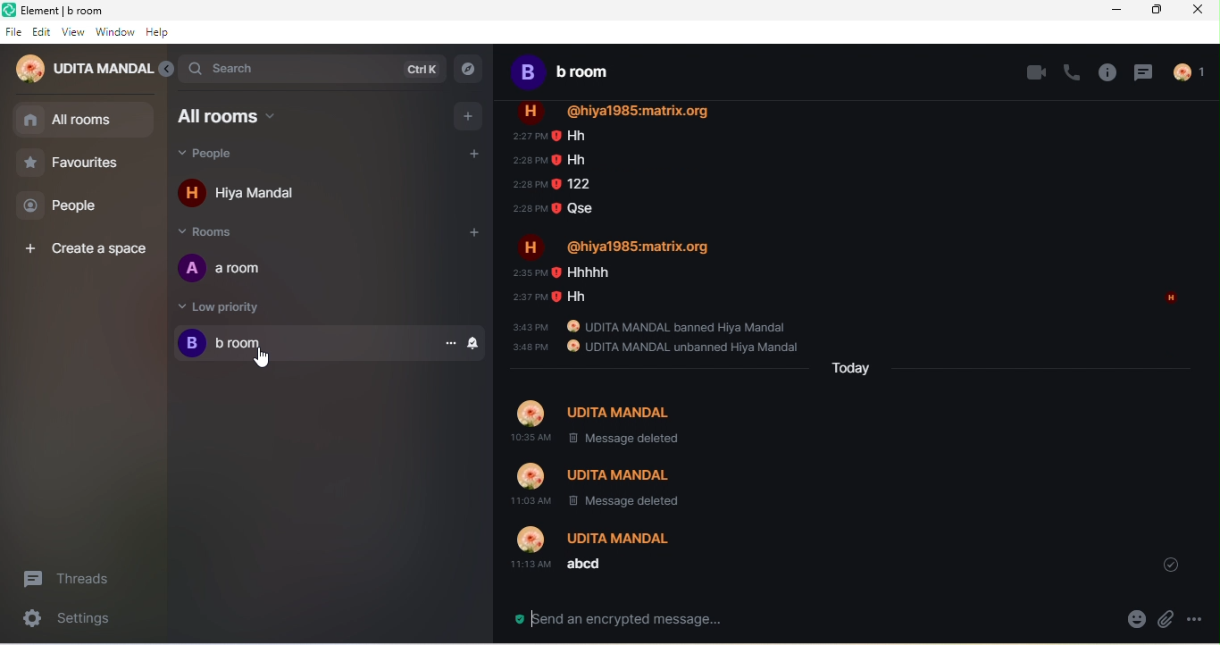 This screenshot has height=645, width=1220. What do you see at coordinates (83, 69) in the screenshot?
I see `udita mandal` at bounding box center [83, 69].